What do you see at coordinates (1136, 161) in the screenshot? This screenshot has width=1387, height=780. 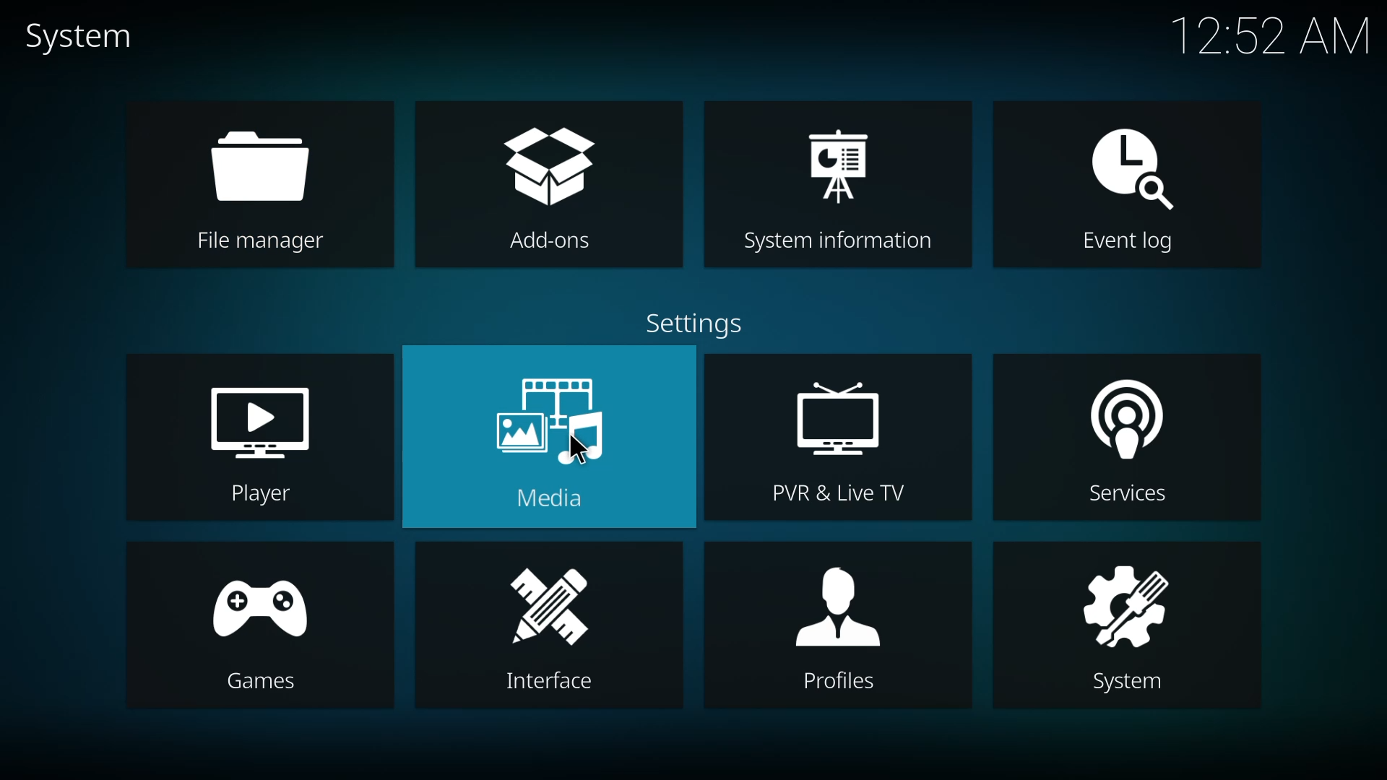 I see `event log` at bounding box center [1136, 161].